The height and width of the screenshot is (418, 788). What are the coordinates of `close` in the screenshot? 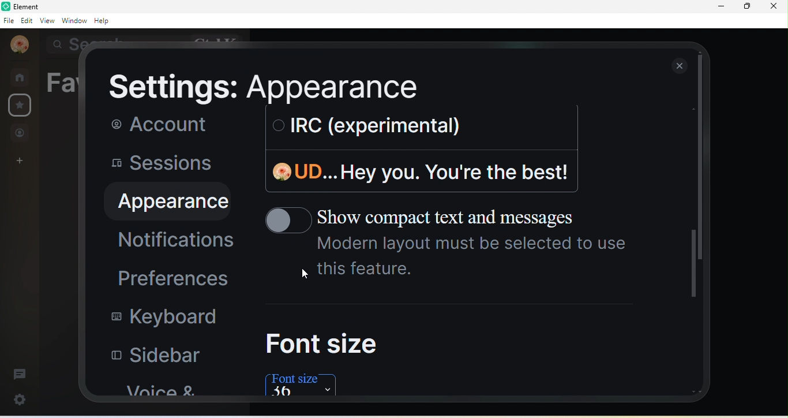 It's located at (681, 65).